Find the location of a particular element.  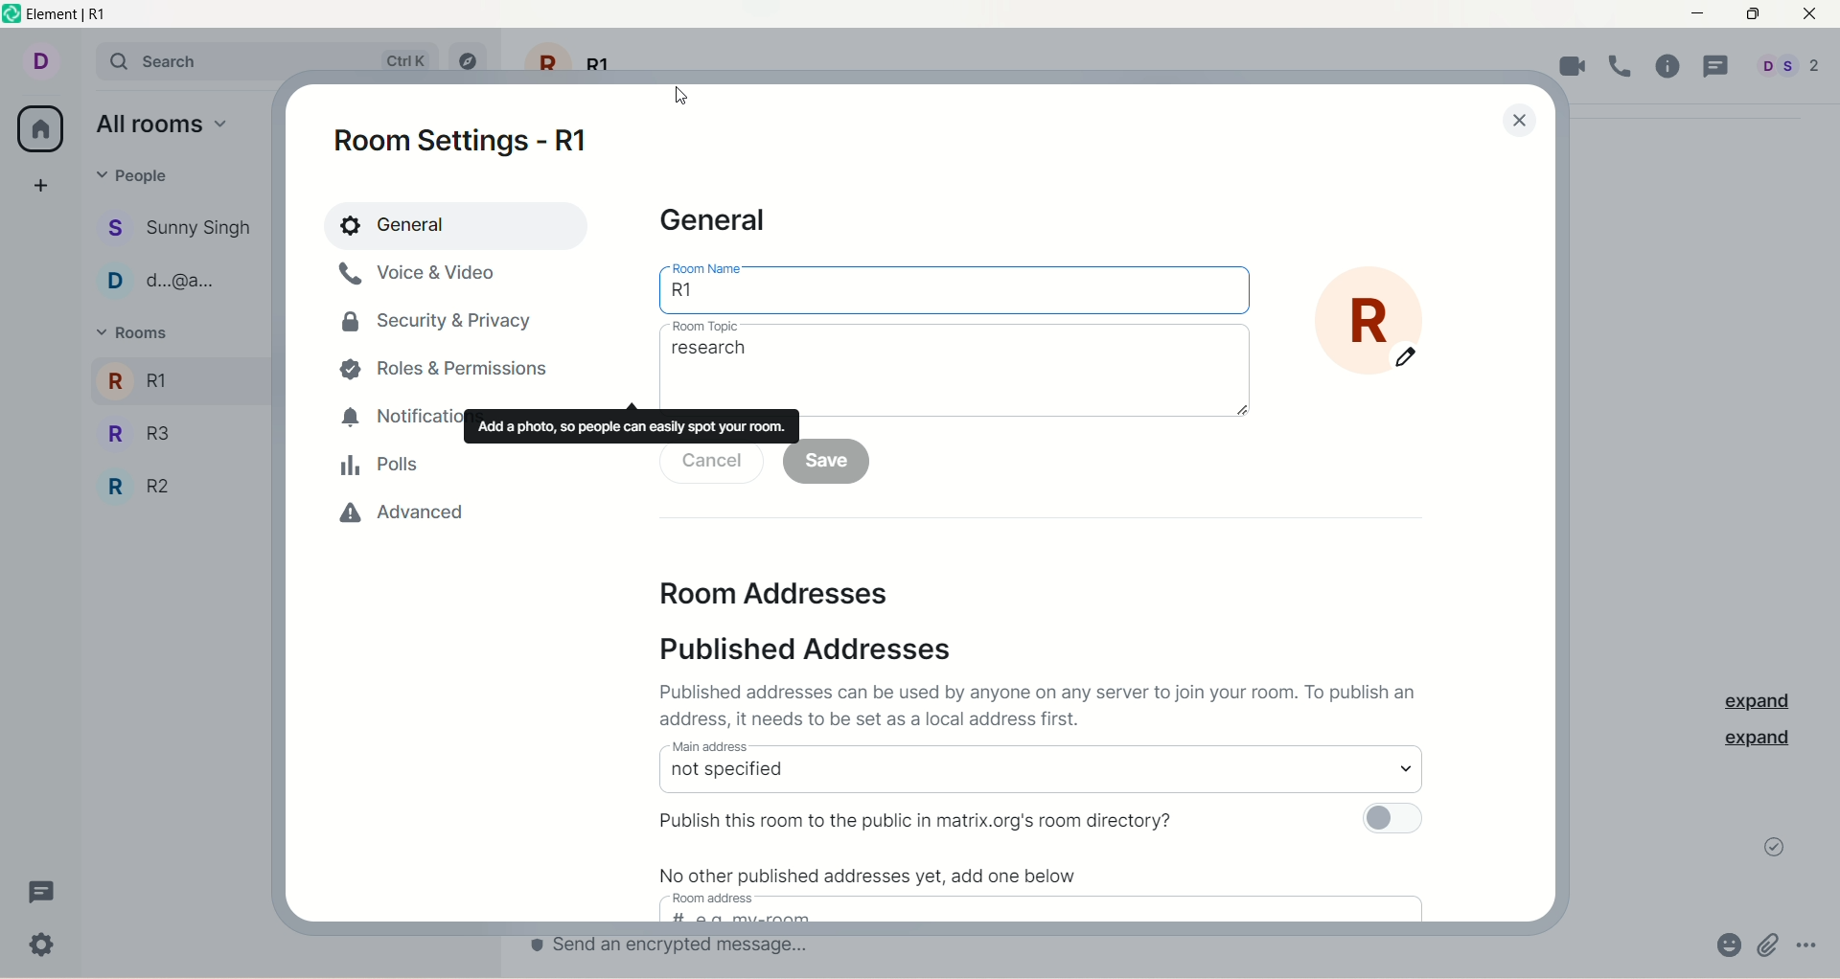

emoji is located at coordinates (1717, 943).